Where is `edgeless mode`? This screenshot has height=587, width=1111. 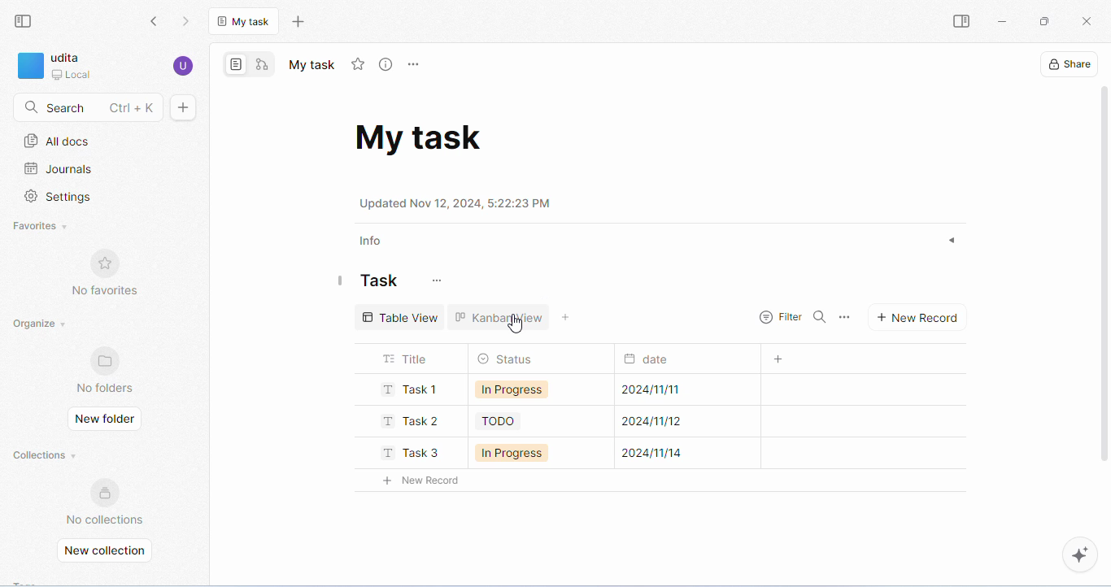
edgeless mode is located at coordinates (264, 66).